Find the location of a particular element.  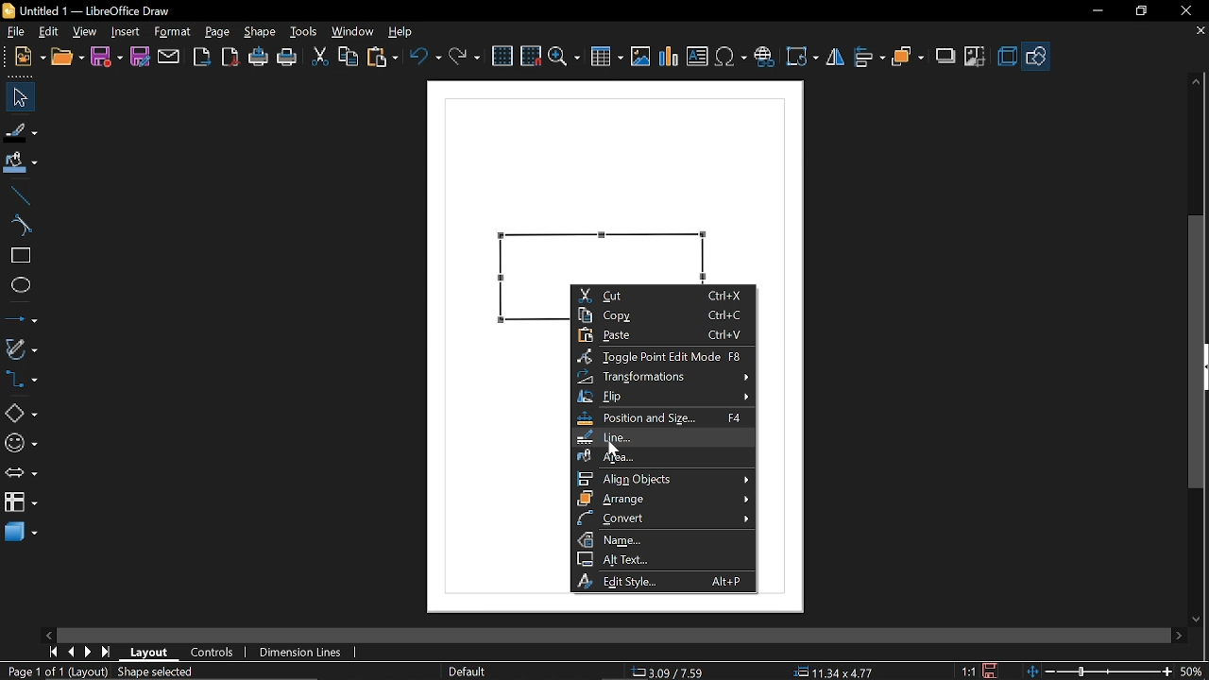

Page style (Default) is located at coordinates (468, 671).